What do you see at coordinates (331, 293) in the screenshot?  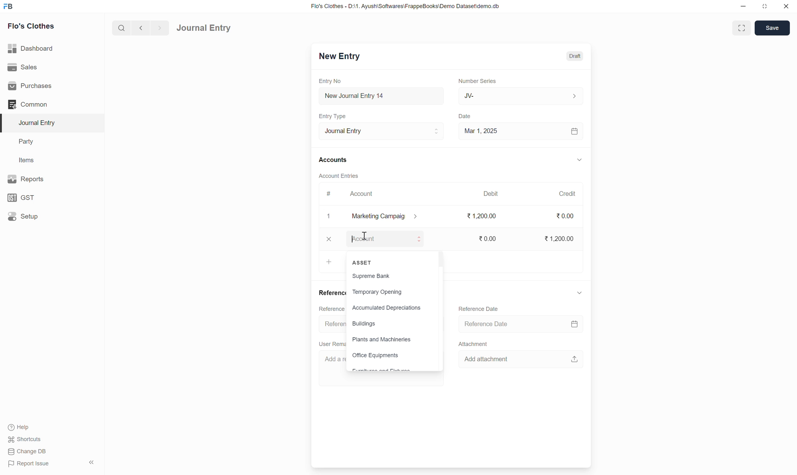 I see `Reference` at bounding box center [331, 293].